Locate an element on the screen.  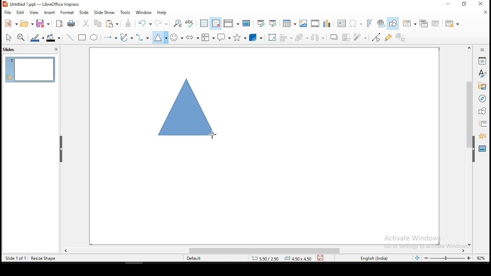
Cursor is located at coordinates (212, 135).